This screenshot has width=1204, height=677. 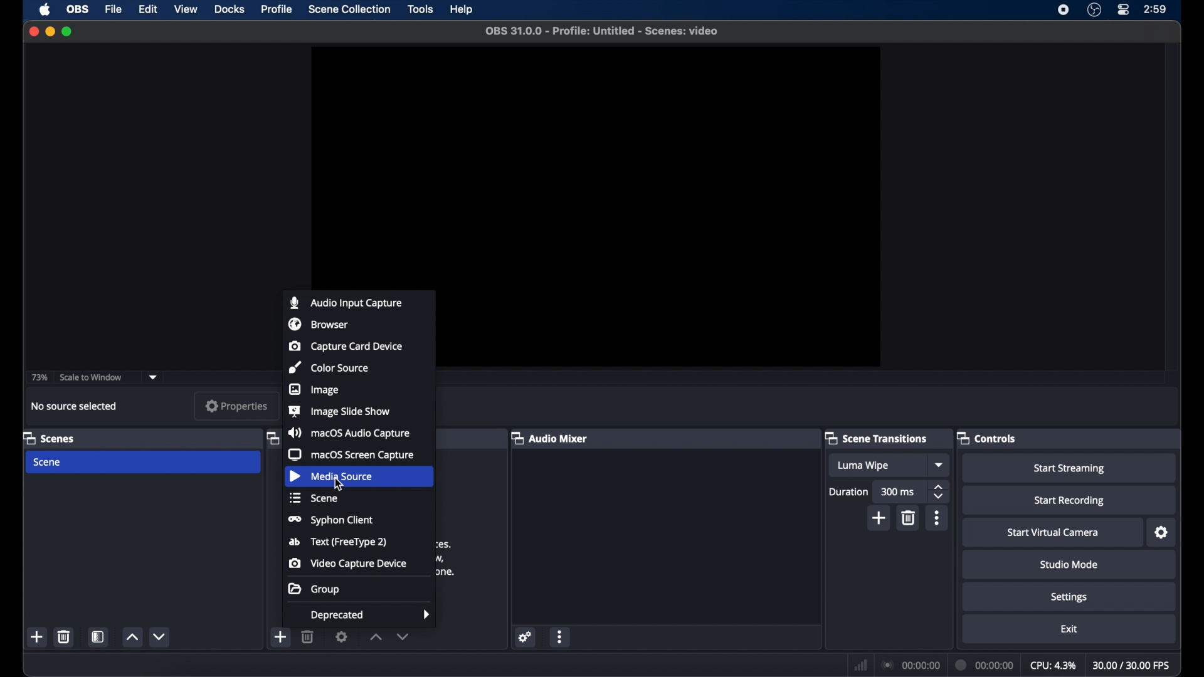 What do you see at coordinates (67, 31) in the screenshot?
I see `maximize` at bounding box center [67, 31].